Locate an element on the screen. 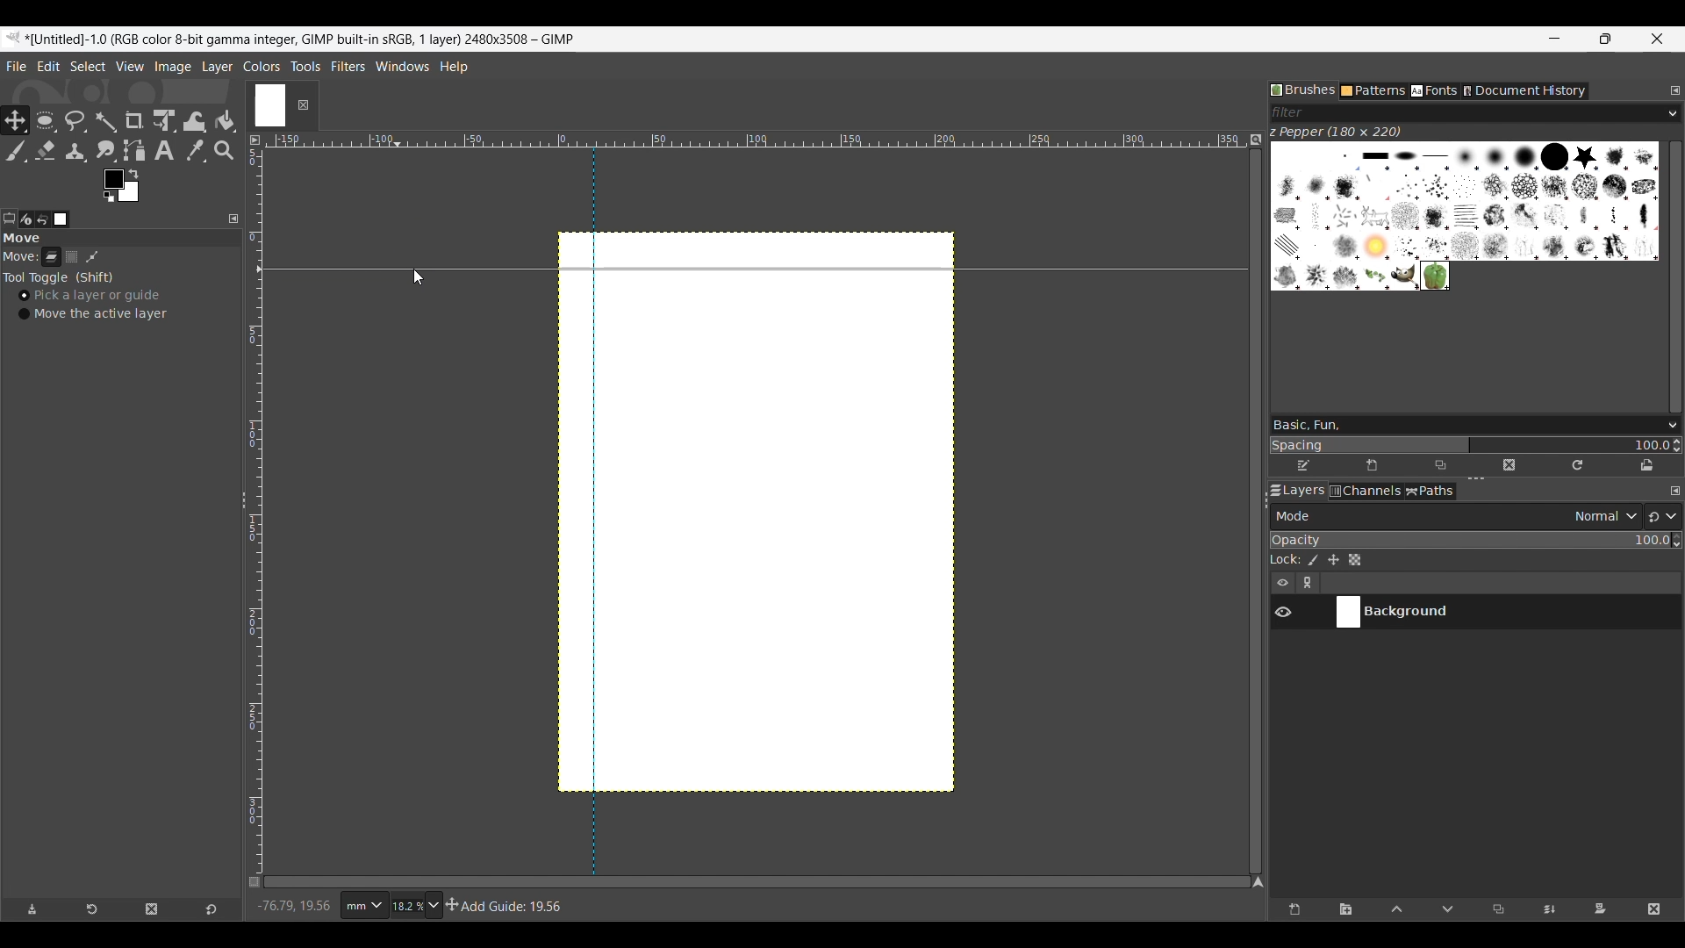 Image resolution: width=1685 pixels, height=948 pixels. Zoom image when video size changes is located at coordinates (1255, 140).